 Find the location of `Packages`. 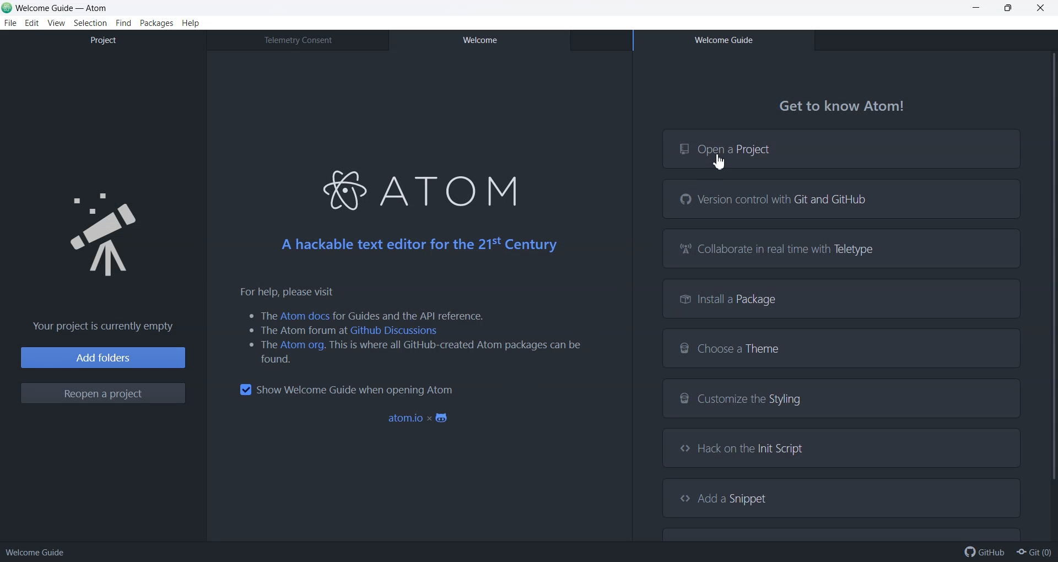

Packages is located at coordinates (157, 23).